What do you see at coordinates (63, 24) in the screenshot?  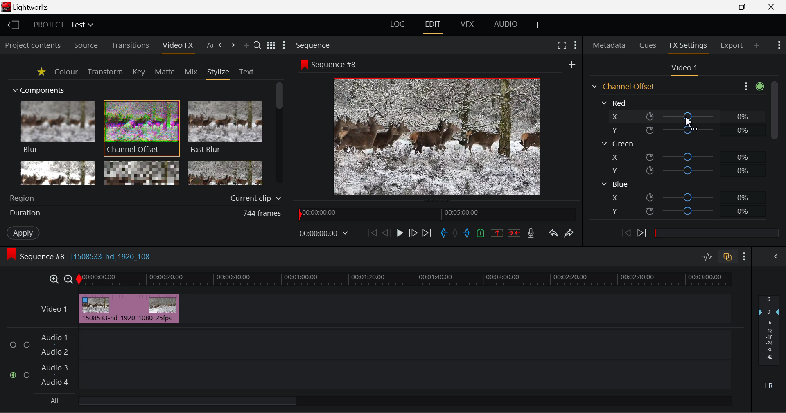 I see `Project Title` at bounding box center [63, 24].